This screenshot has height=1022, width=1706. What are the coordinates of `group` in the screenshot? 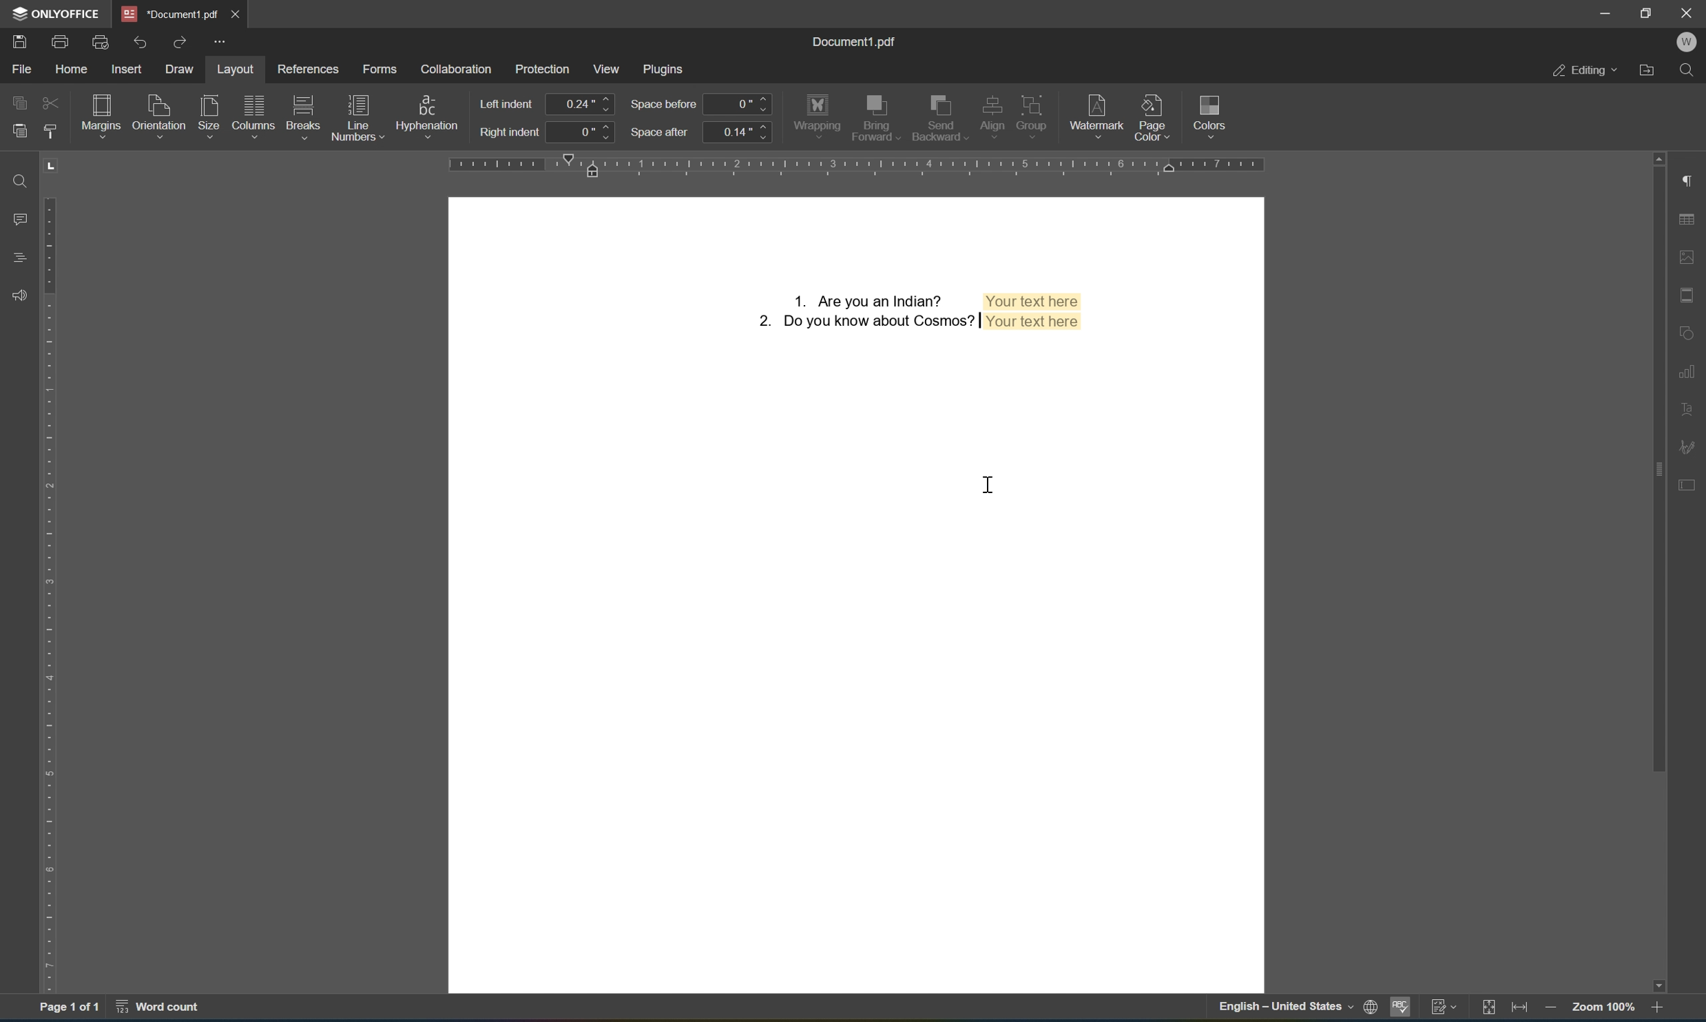 It's located at (1038, 112).